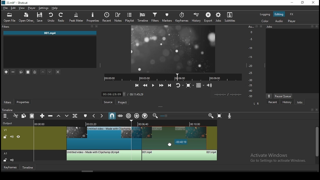 Image resolution: width=320 pixels, height=180 pixels. What do you see at coordinates (44, 71) in the screenshot?
I see `move filter up` at bounding box center [44, 71].